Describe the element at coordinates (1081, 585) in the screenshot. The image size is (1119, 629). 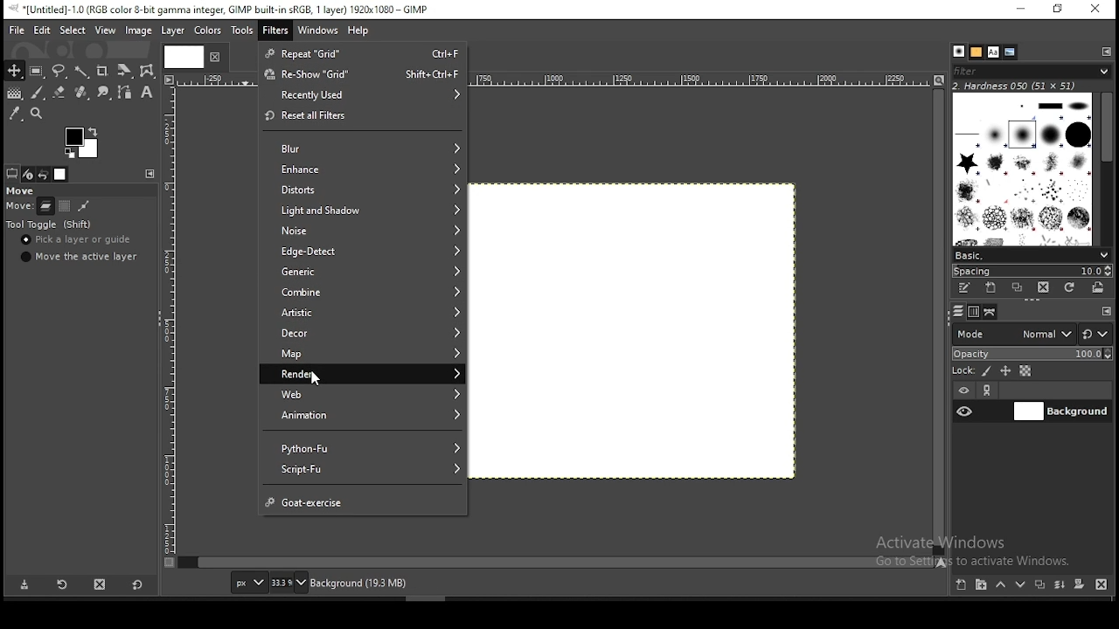
I see `add a mask` at that location.